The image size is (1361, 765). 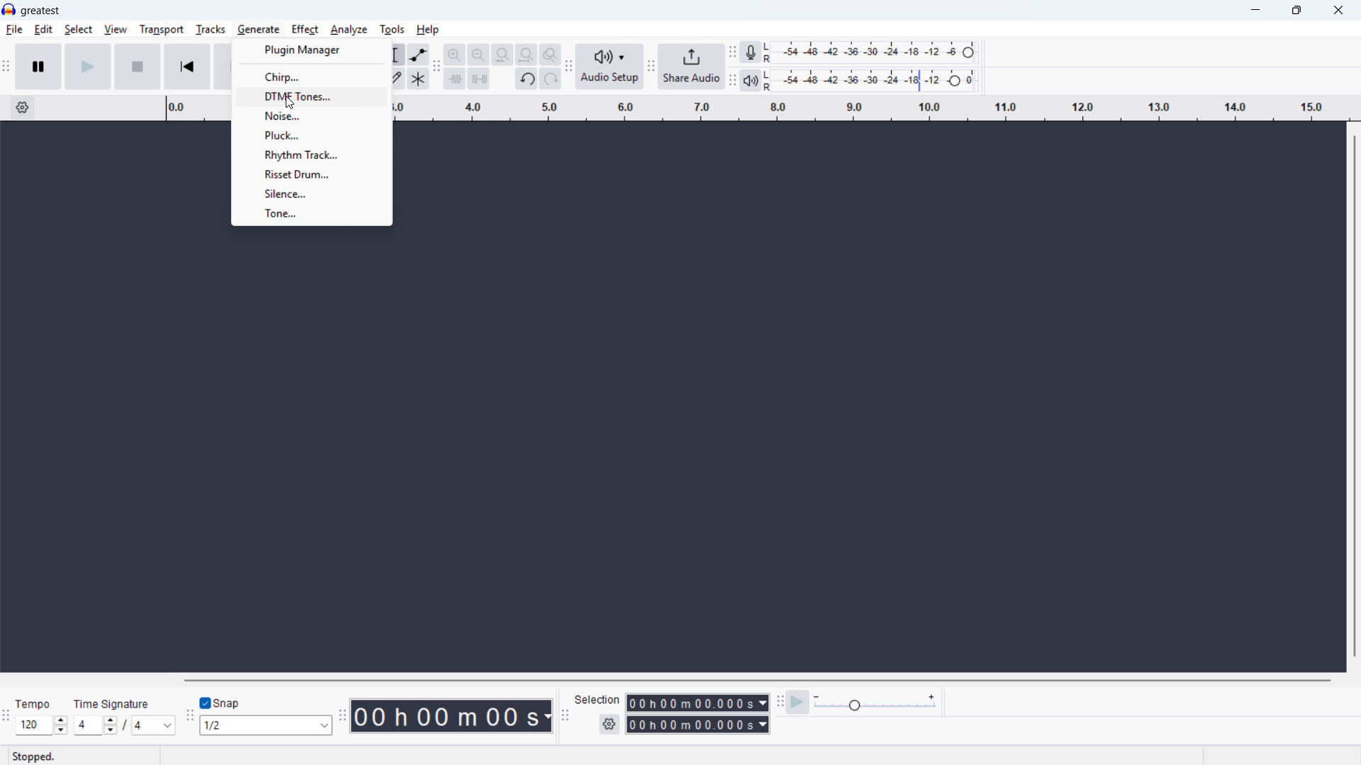 I want to click on Pluck , so click(x=310, y=135).